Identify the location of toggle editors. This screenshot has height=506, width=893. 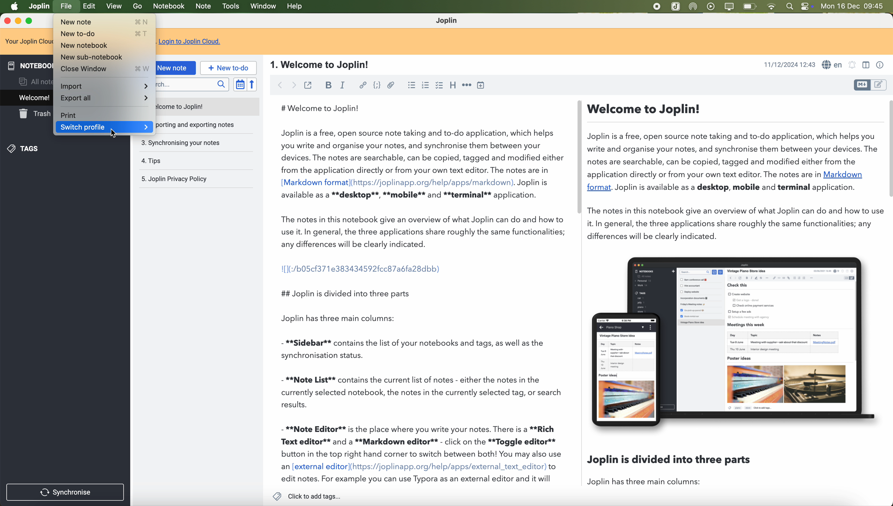
(861, 85).